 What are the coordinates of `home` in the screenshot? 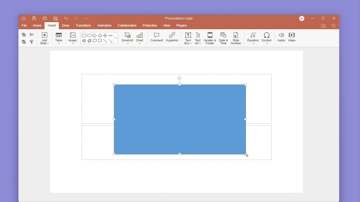 It's located at (36, 26).